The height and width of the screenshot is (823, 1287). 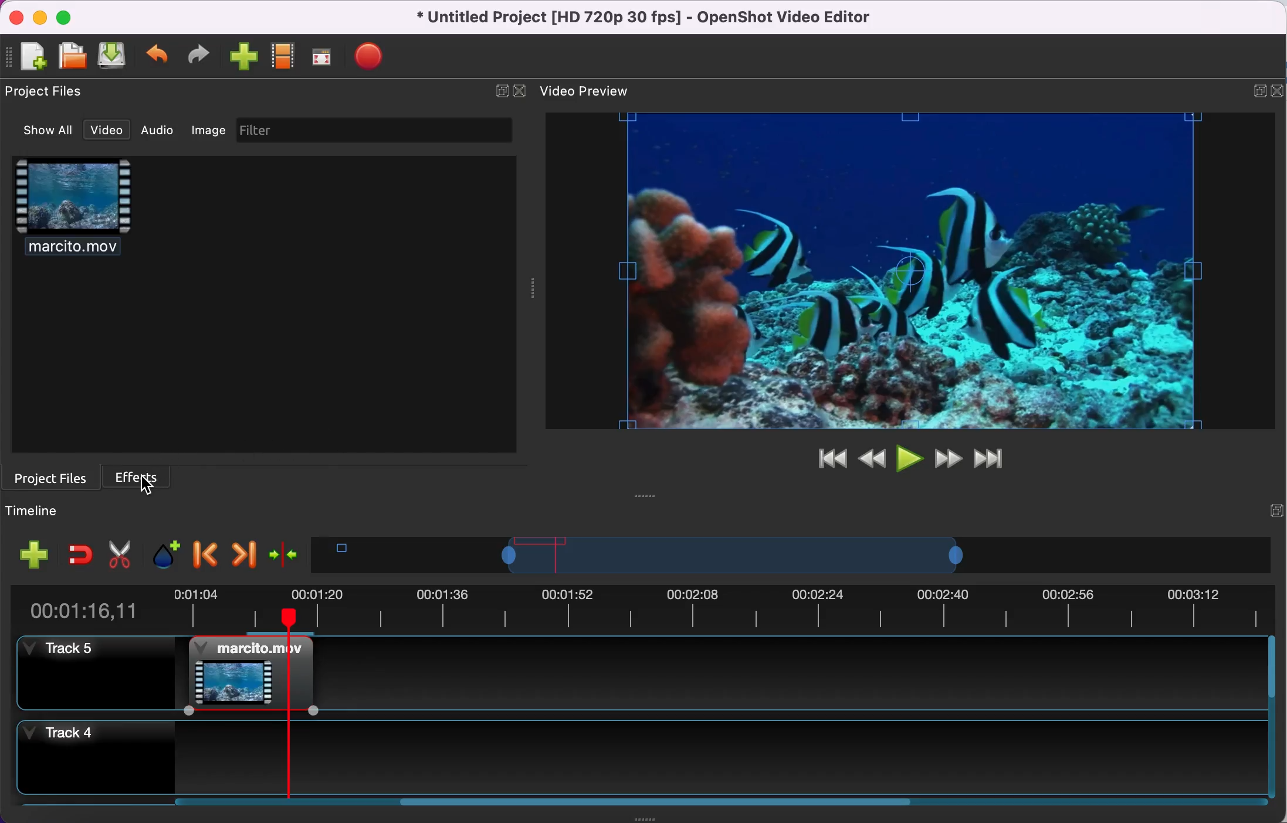 I want to click on close, so click(x=520, y=90).